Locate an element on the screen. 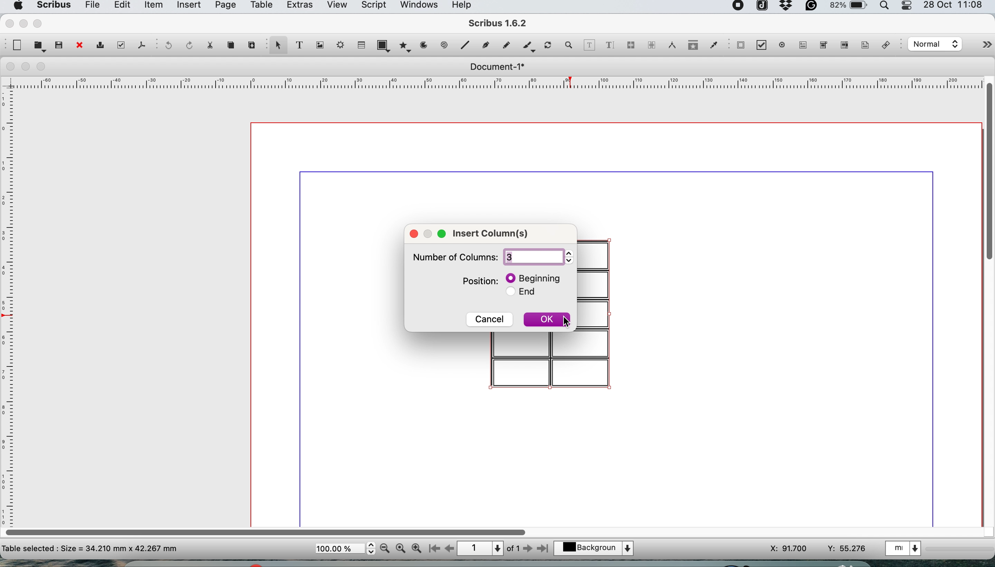 The height and width of the screenshot is (567, 995). vertical scroll bar is located at coordinates (988, 169).